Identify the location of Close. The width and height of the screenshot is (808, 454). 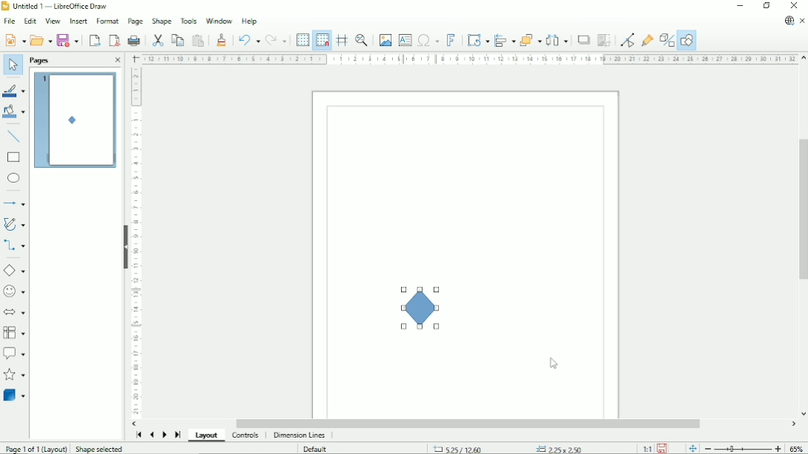
(792, 5).